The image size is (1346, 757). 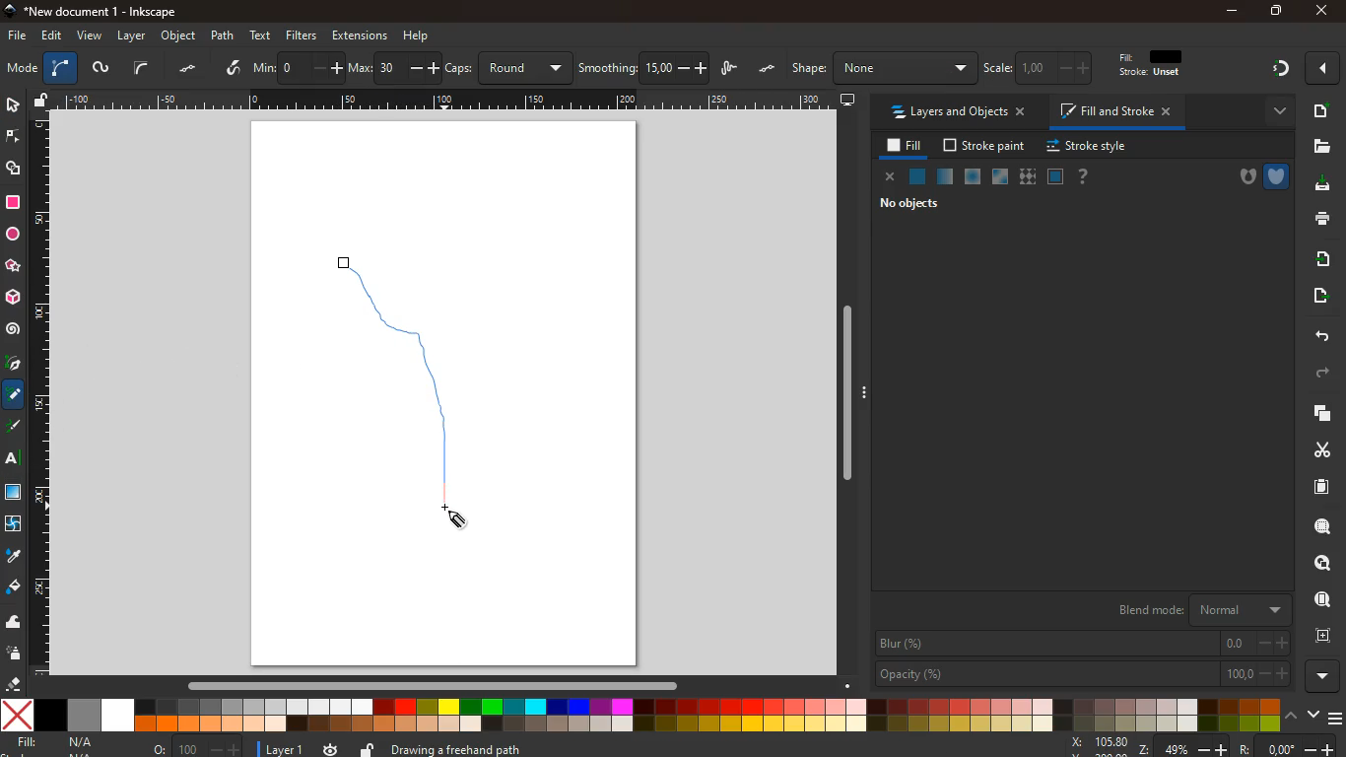 What do you see at coordinates (882, 68) in the screenshot?
I see `h` at bounding box center [882, 68].